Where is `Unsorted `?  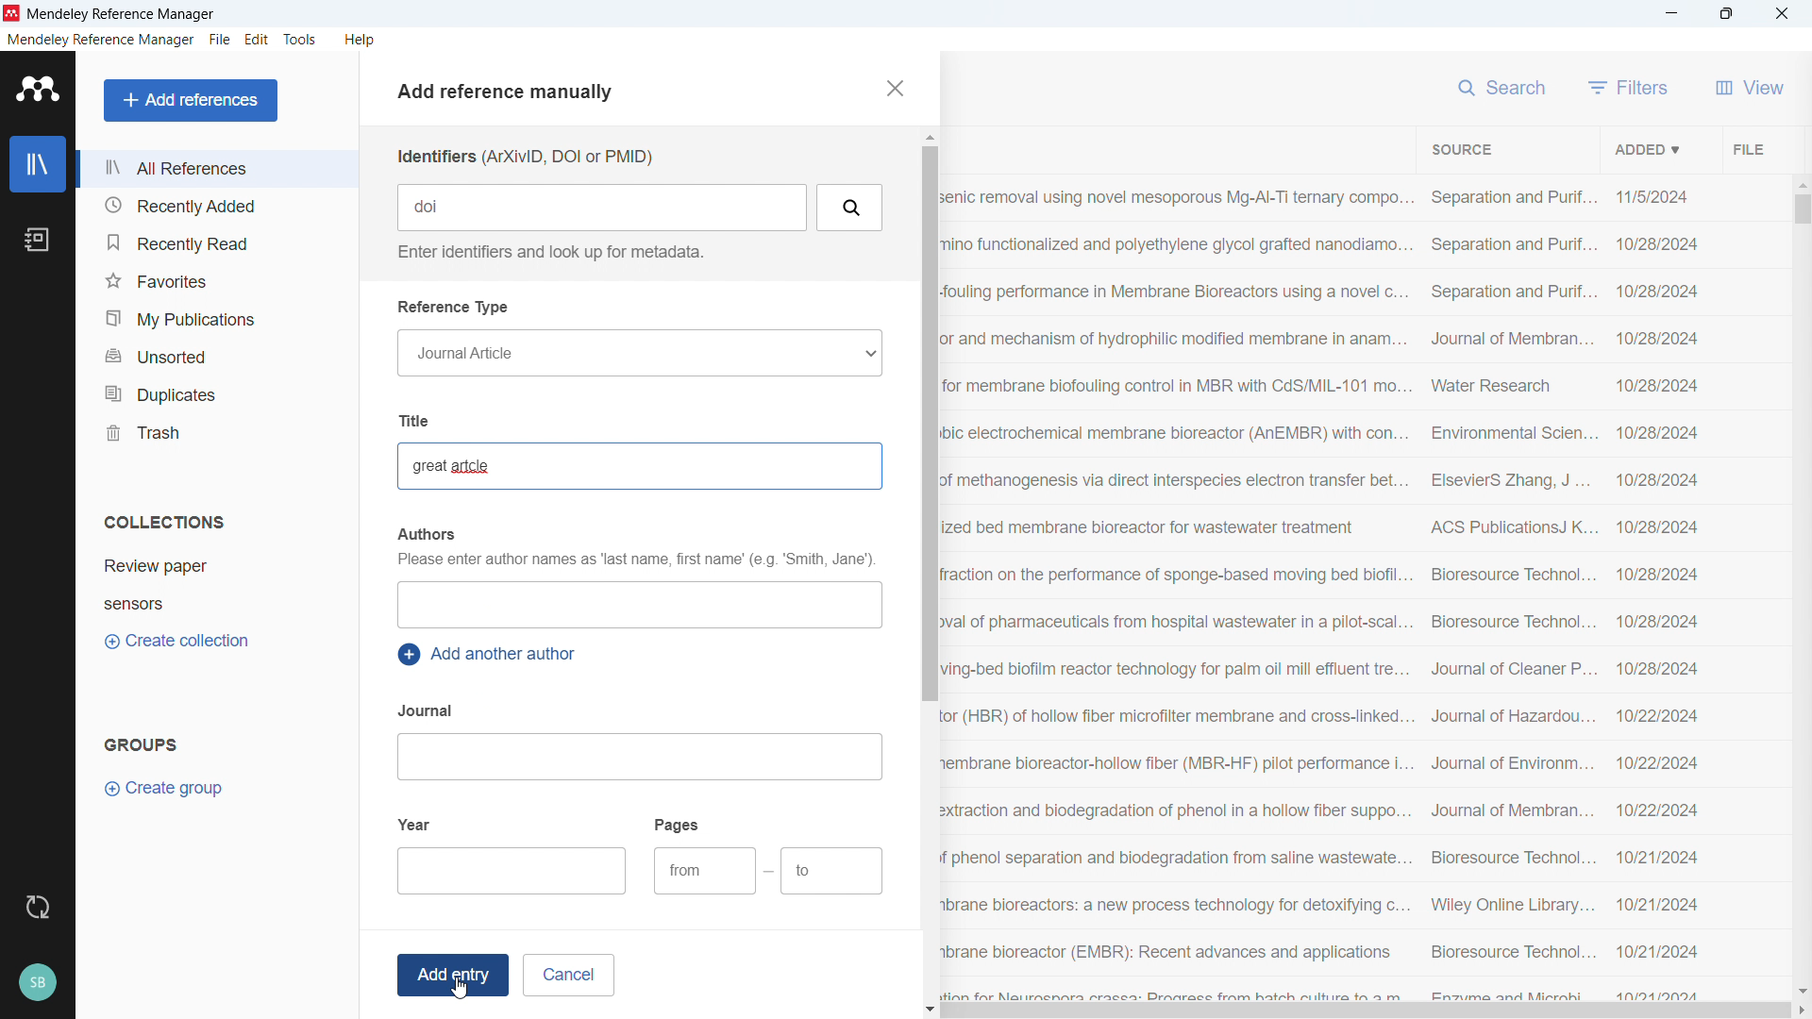 Unsorted  is located at coordinates (217, 354).